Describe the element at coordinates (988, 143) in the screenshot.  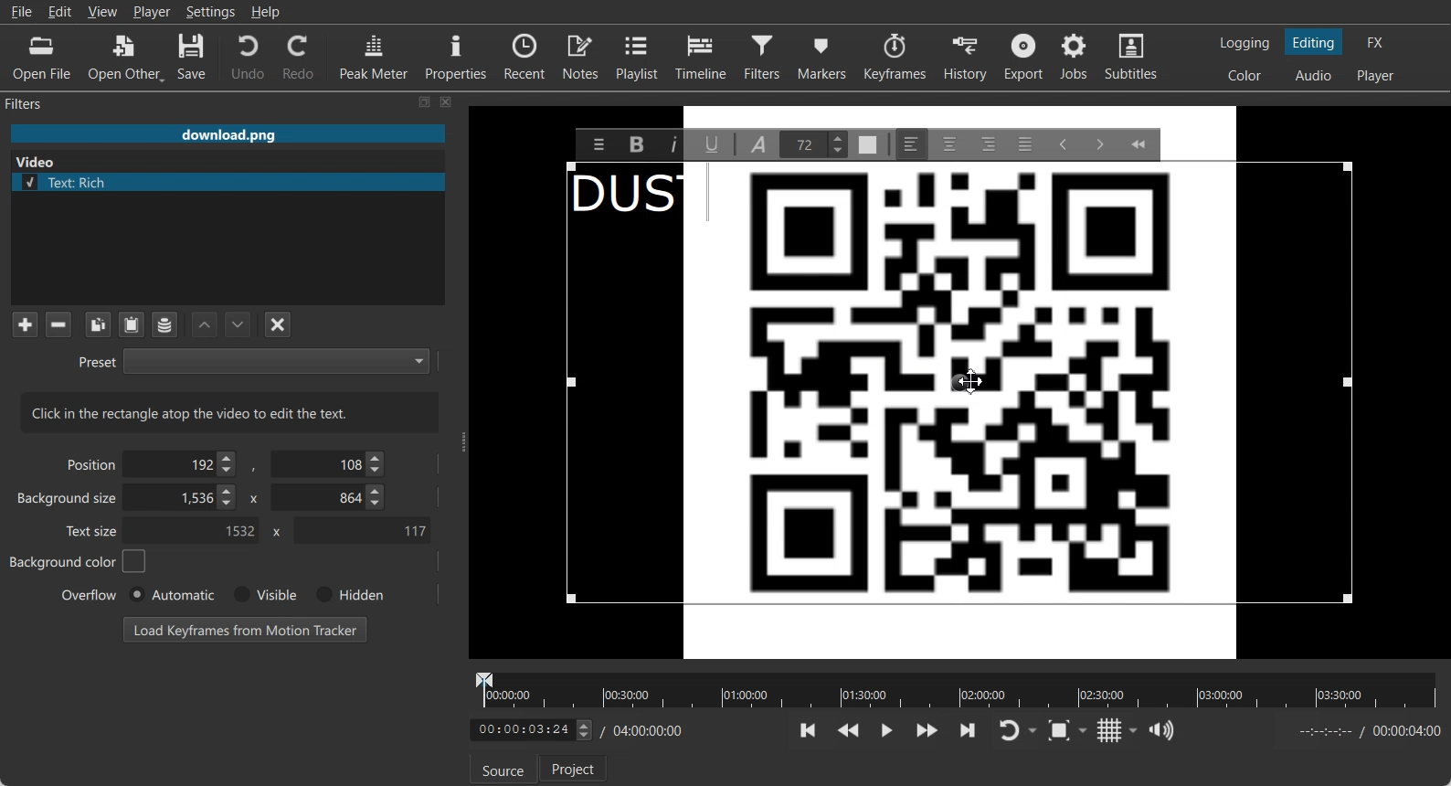
I see `Right` at that location.